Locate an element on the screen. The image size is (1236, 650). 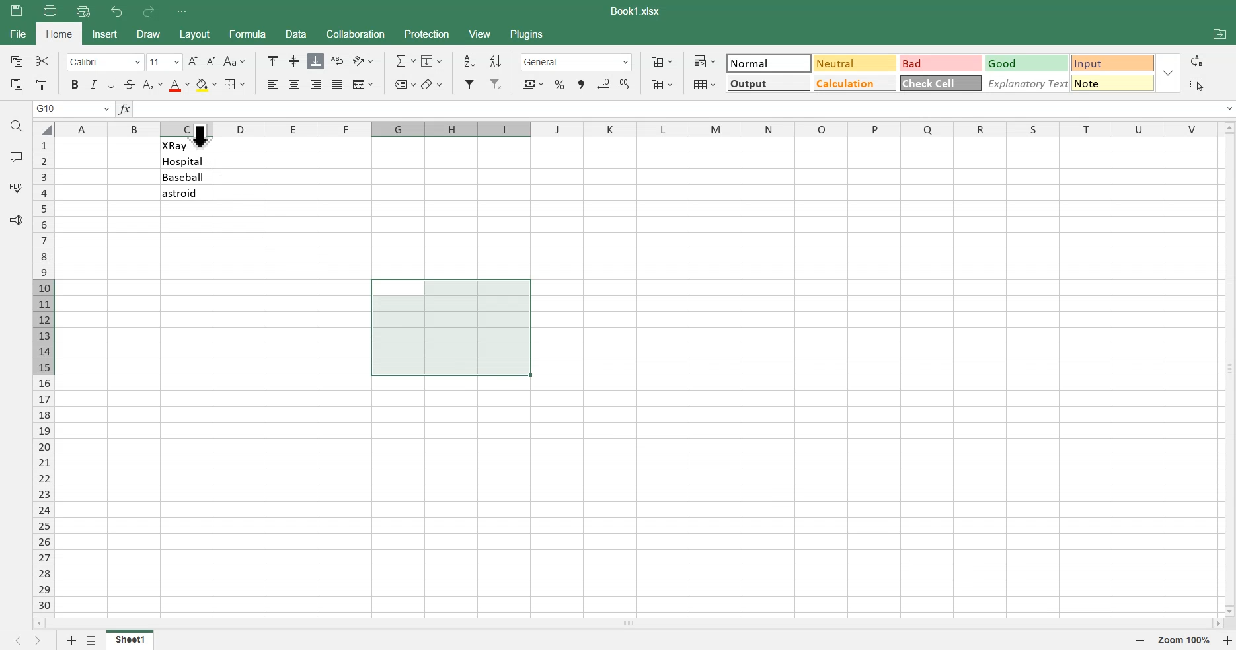
Insert Cell is located at coordinates (661, 61).